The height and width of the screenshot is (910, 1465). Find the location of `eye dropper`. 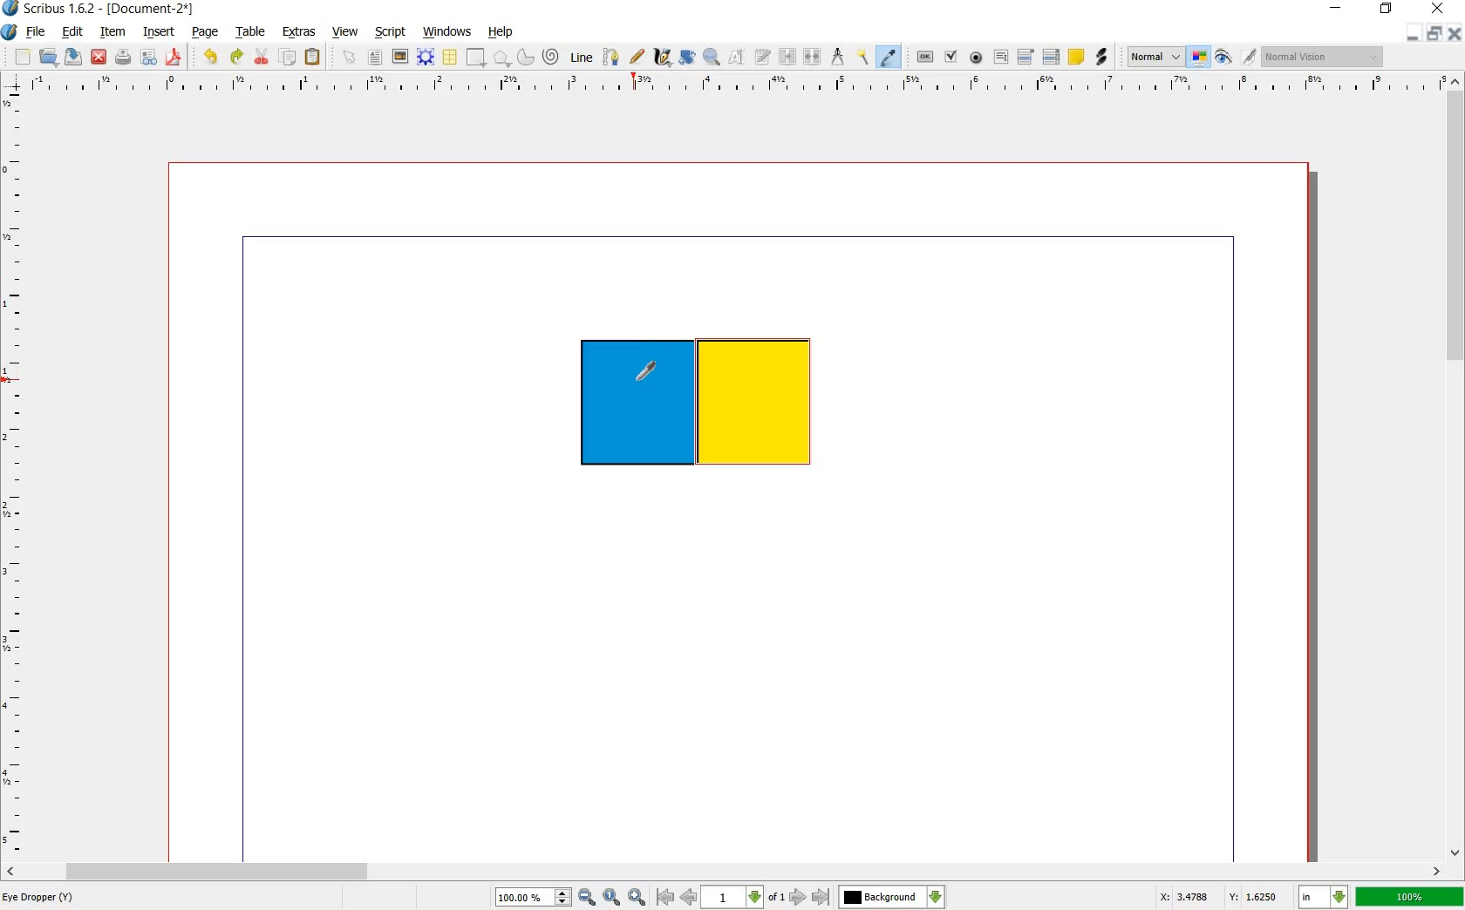

eye dropper is located at coordinates (644, 377).